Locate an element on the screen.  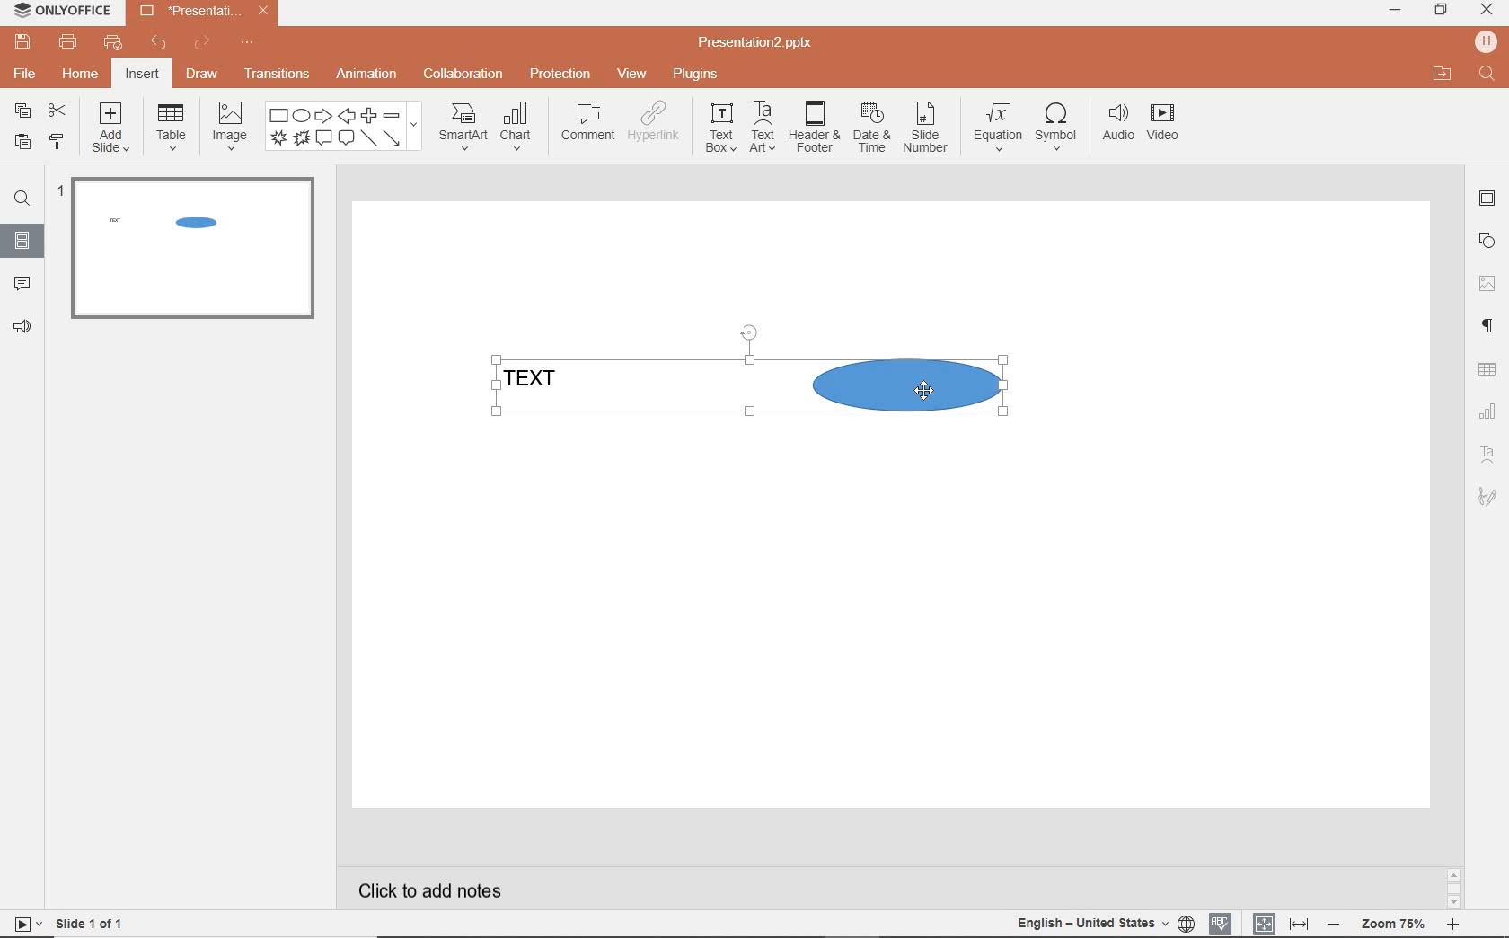
CLICK TO ADD NOTES is located at coordinates (434, 889).